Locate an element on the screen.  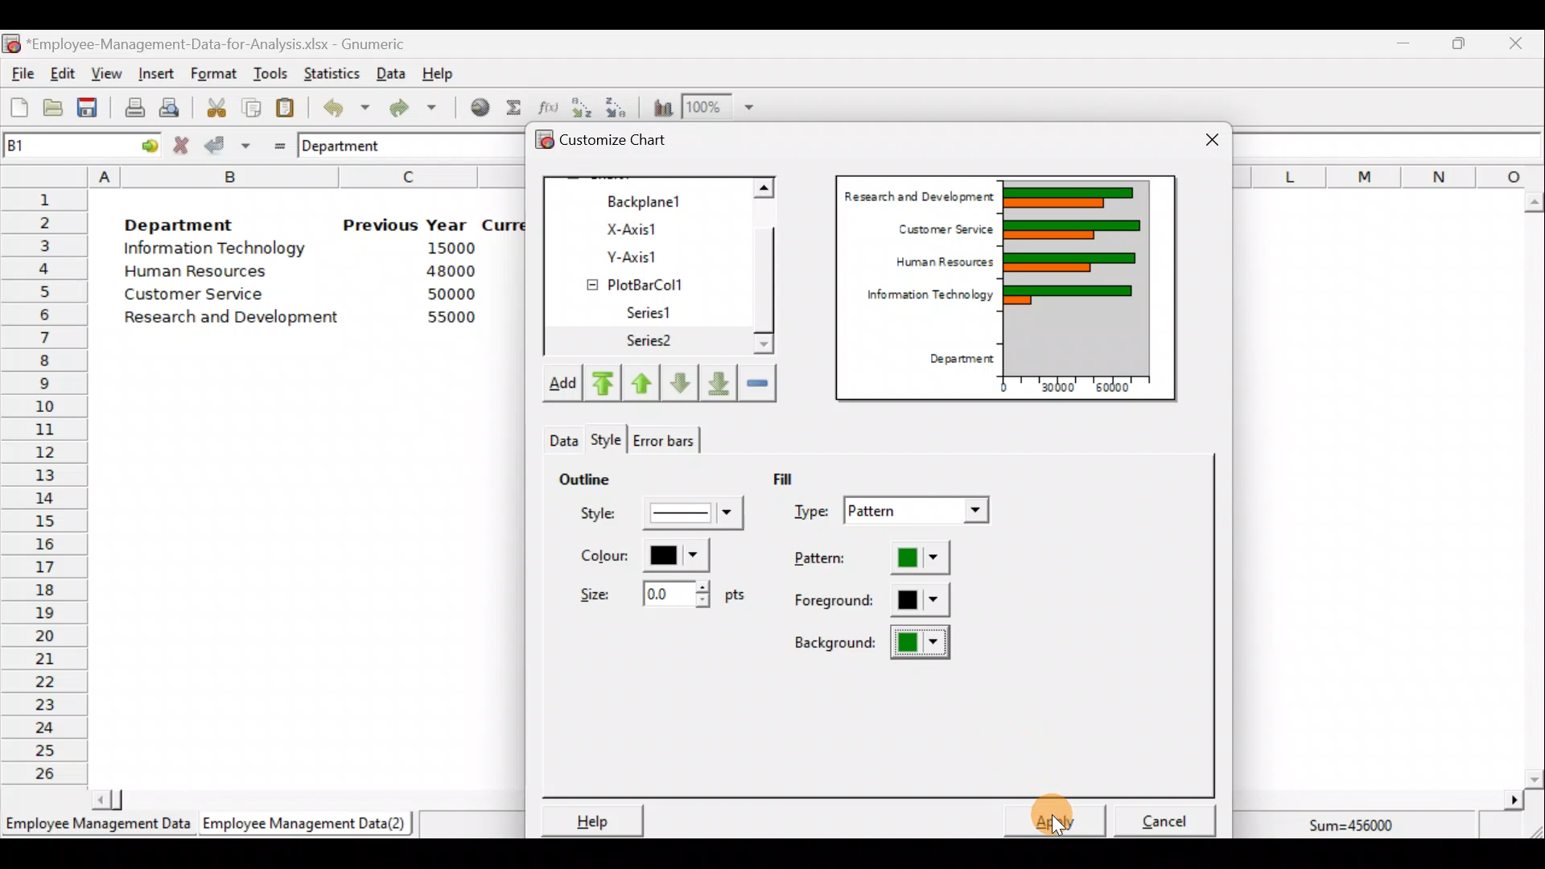
Apply is located at coordinates (1062, 819).